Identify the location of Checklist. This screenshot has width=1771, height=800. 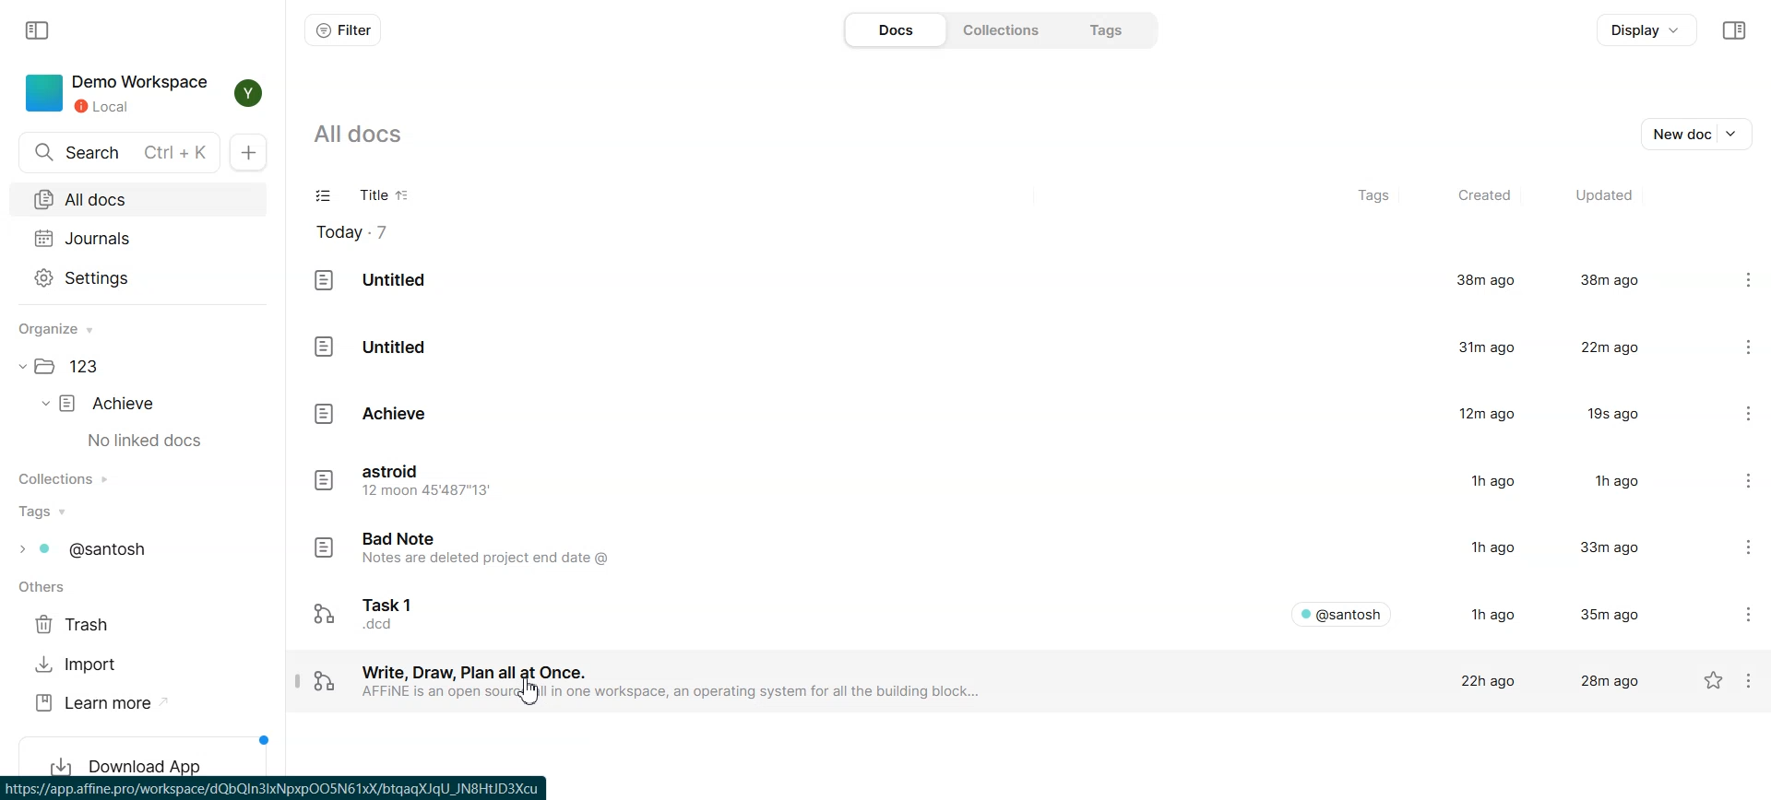
(325, 197).